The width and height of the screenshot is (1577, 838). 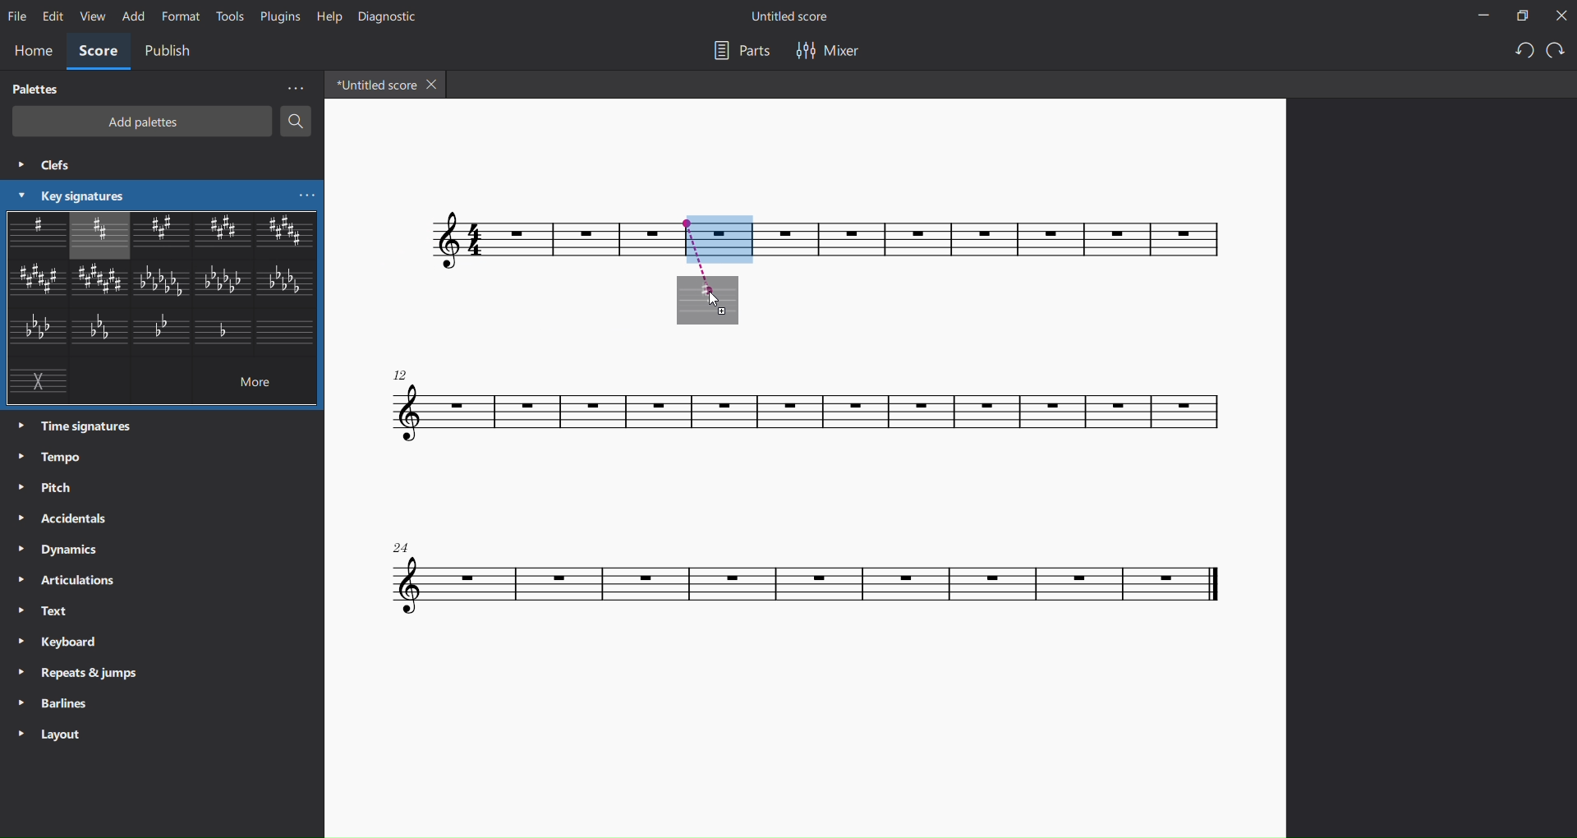 I want to click on more, so click(x=252, y=384).